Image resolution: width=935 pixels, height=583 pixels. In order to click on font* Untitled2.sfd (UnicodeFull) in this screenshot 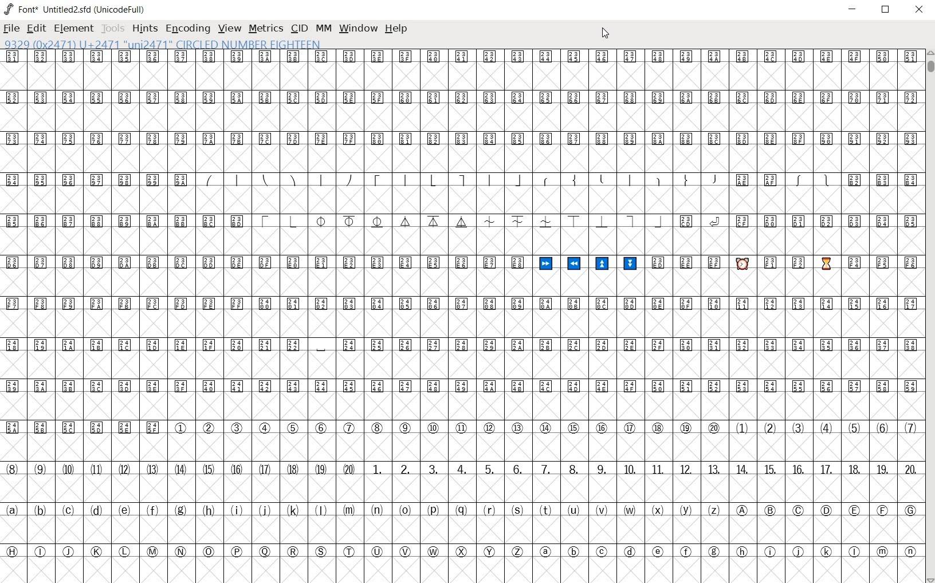, I will do `click(76, 10)`.